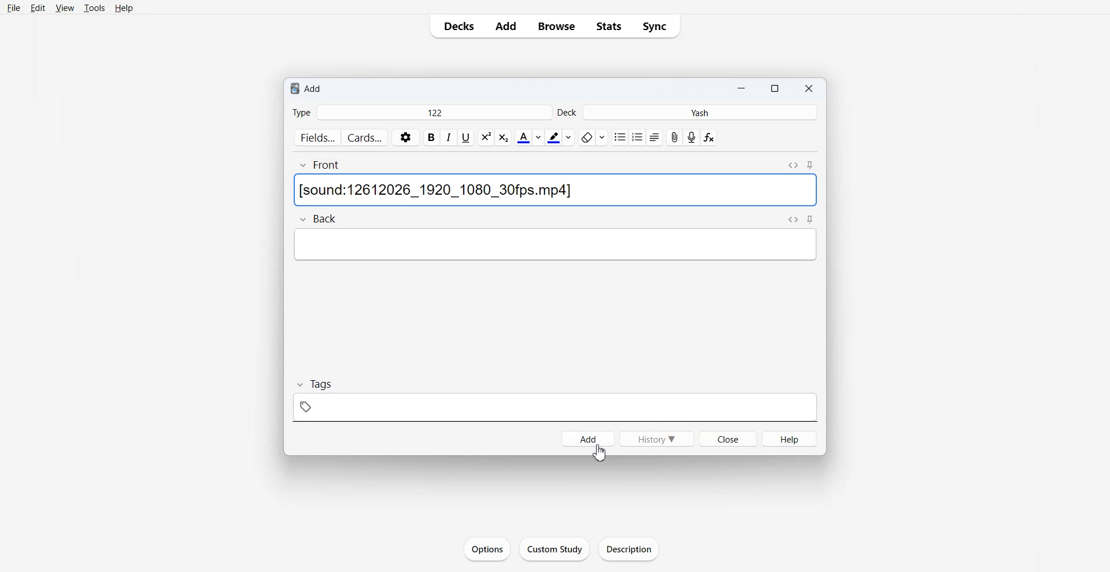 Image resolution: width=1110 pixels, height=572 pixels. What do you see at coordinates (740, 87) in the screenshot?
I see `Minimize` at bounding box center [740, 87].